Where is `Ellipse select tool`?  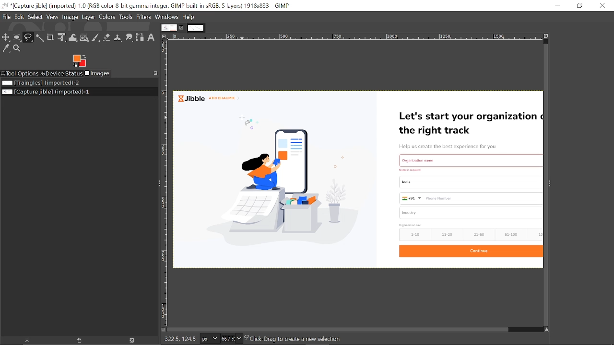
Ellipse select tool is located at coordinates (17, 38).